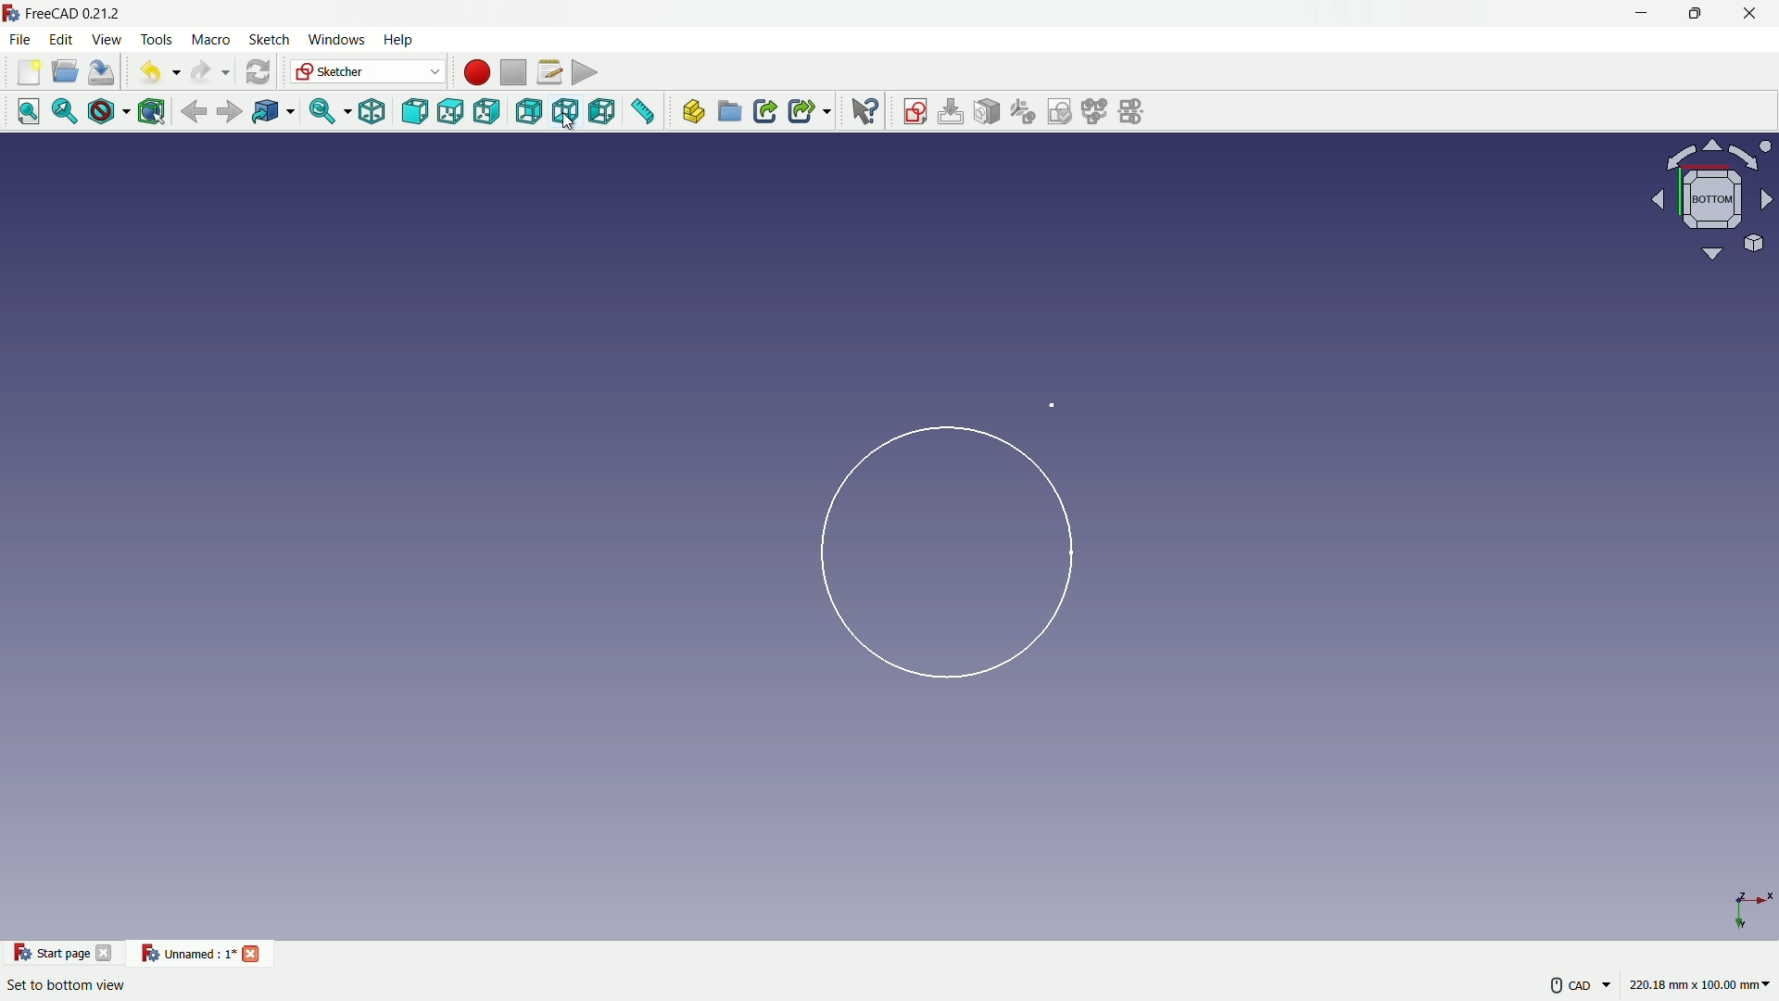 This screenshot has width=1779, height=1001. What do you see at coordinates (271, 42) in the screenshot?
I see `sketch menu` at bounding box center [271, 42].